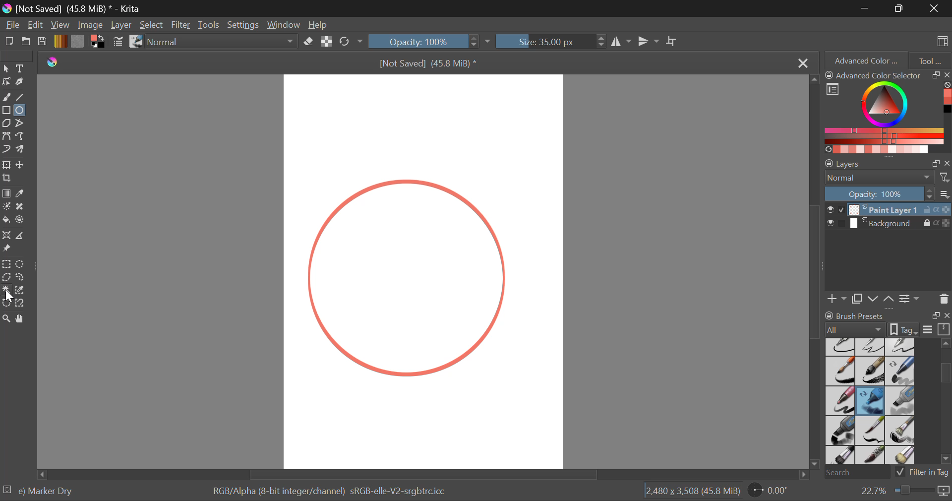  What do you see at coordinates (6, 68) in the screenshot?
I see `Select` at bounding box center [6, 68].